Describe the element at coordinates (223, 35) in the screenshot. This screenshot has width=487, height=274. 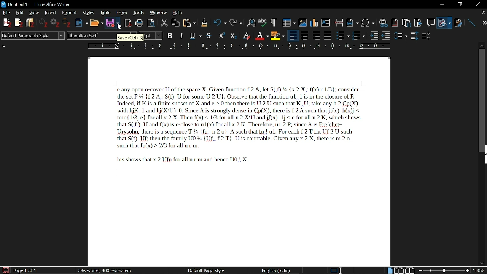
I see `` at that location.